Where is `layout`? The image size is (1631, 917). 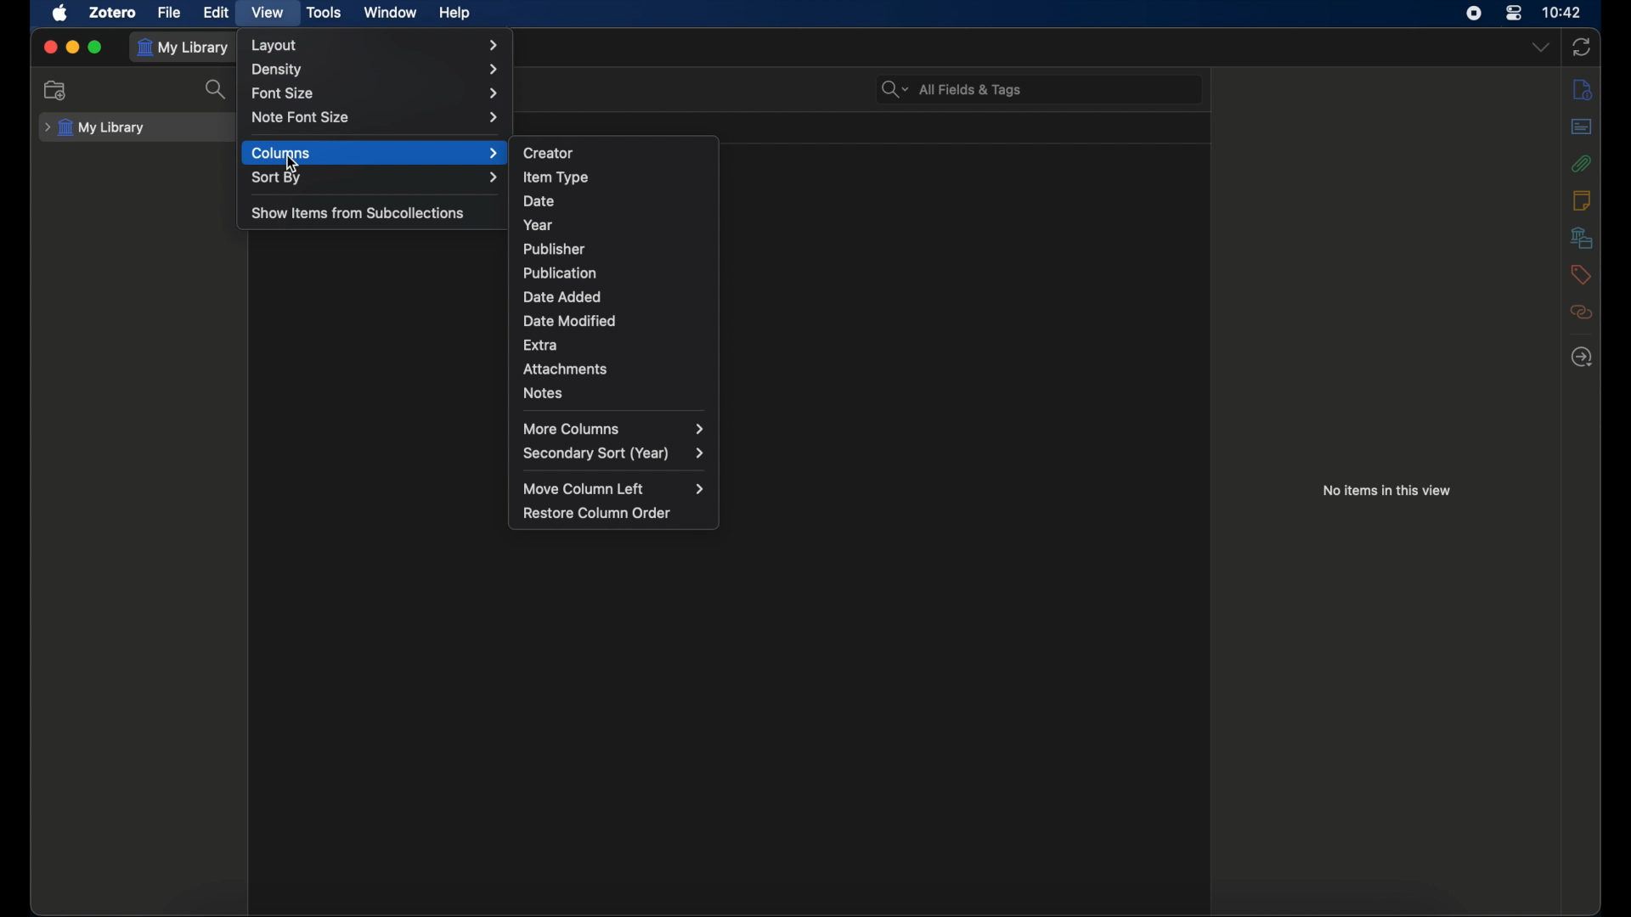
layout is located at coordinates (375, 45).